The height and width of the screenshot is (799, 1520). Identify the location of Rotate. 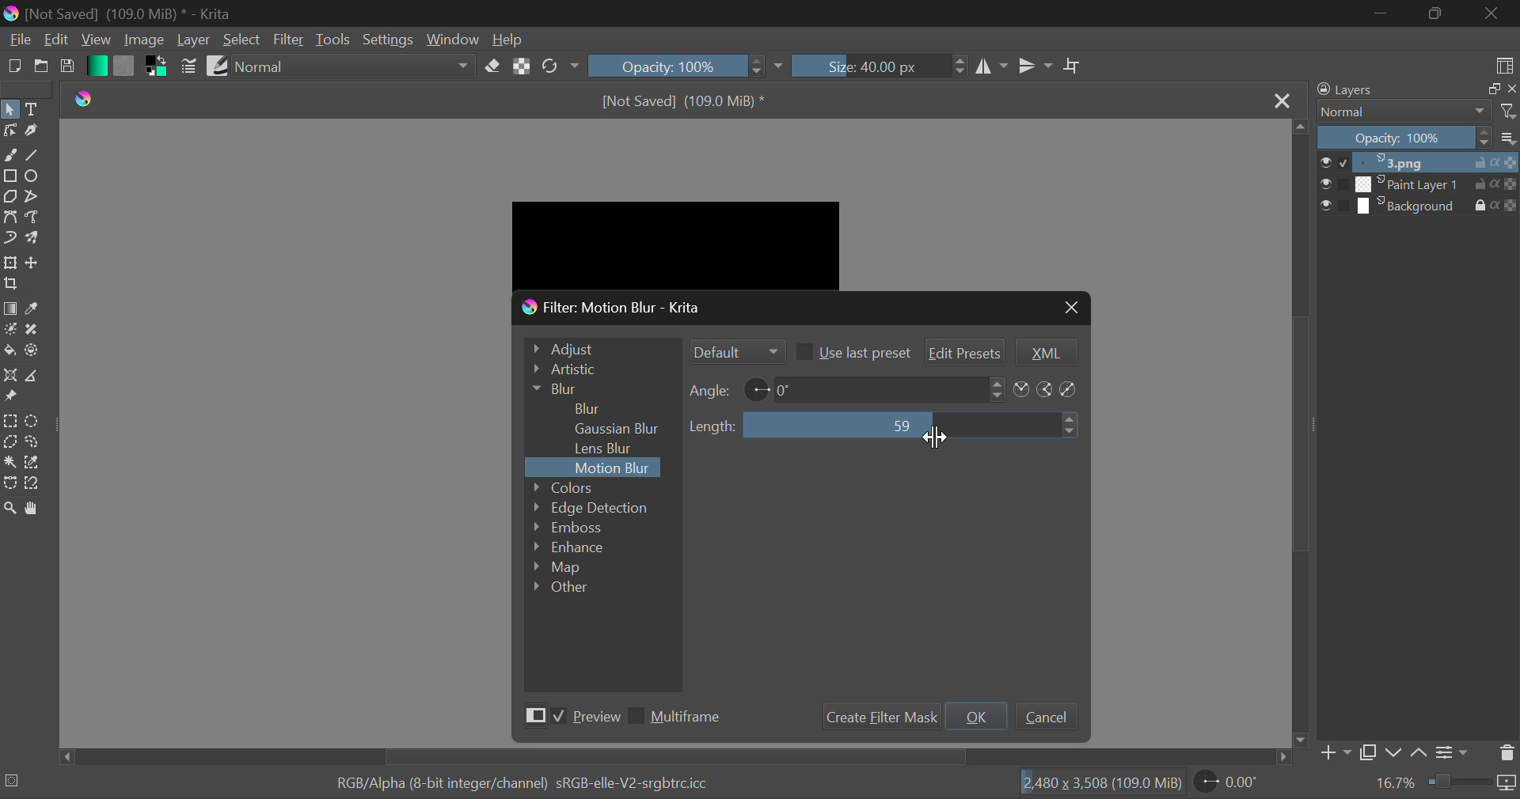
(560, 65).